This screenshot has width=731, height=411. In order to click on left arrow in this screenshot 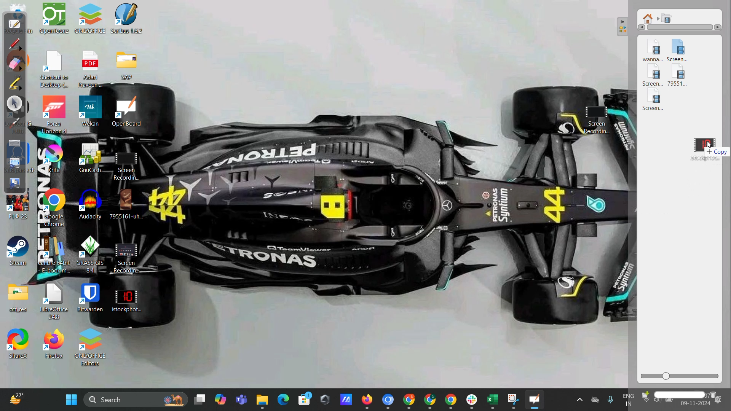, I will do `click(640, 27)`.